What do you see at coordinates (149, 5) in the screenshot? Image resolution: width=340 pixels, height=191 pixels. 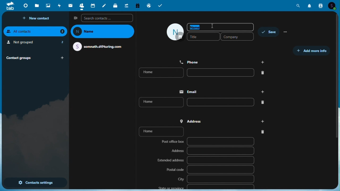 I see `Email hosting` at bounding box center [149, 5].